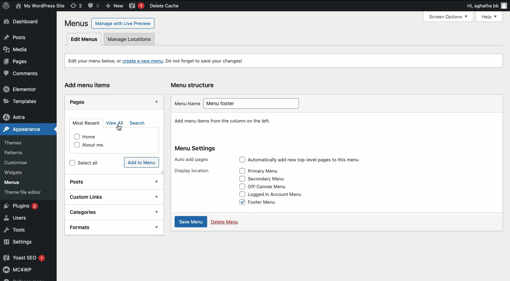  What do you see at coordinates (481, 7) in the screenshot?
I see `Hi, agatha bb` at bounding box center [481, 7].